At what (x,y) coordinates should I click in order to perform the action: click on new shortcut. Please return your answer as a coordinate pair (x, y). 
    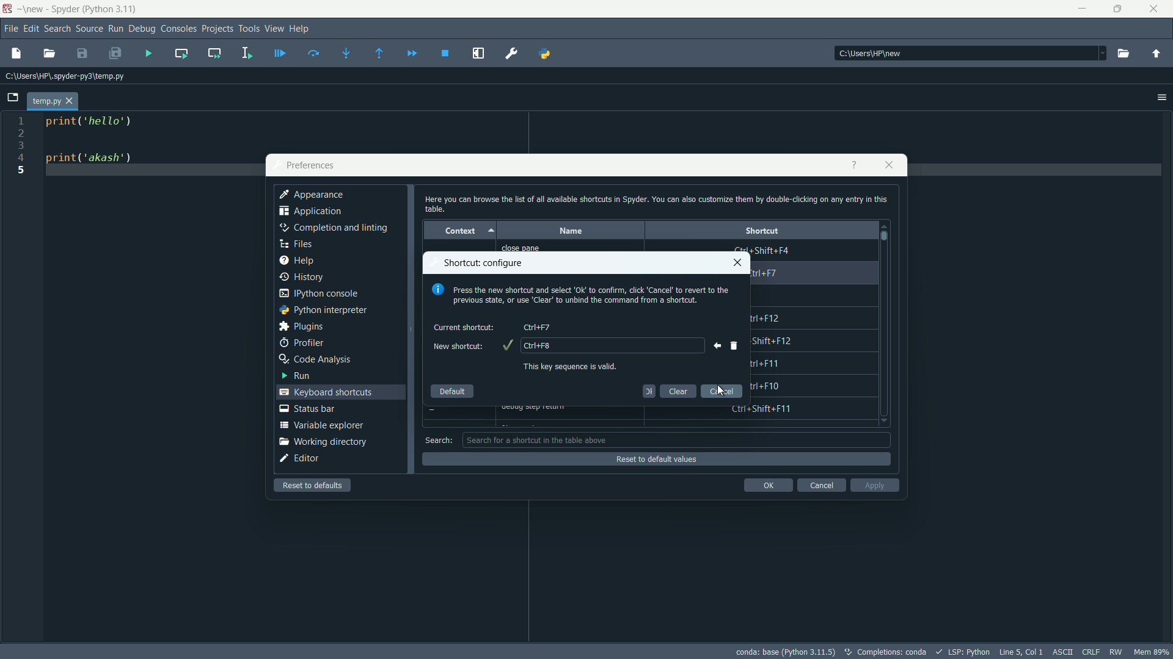
    Looking at the image, I should click on (456, 347).